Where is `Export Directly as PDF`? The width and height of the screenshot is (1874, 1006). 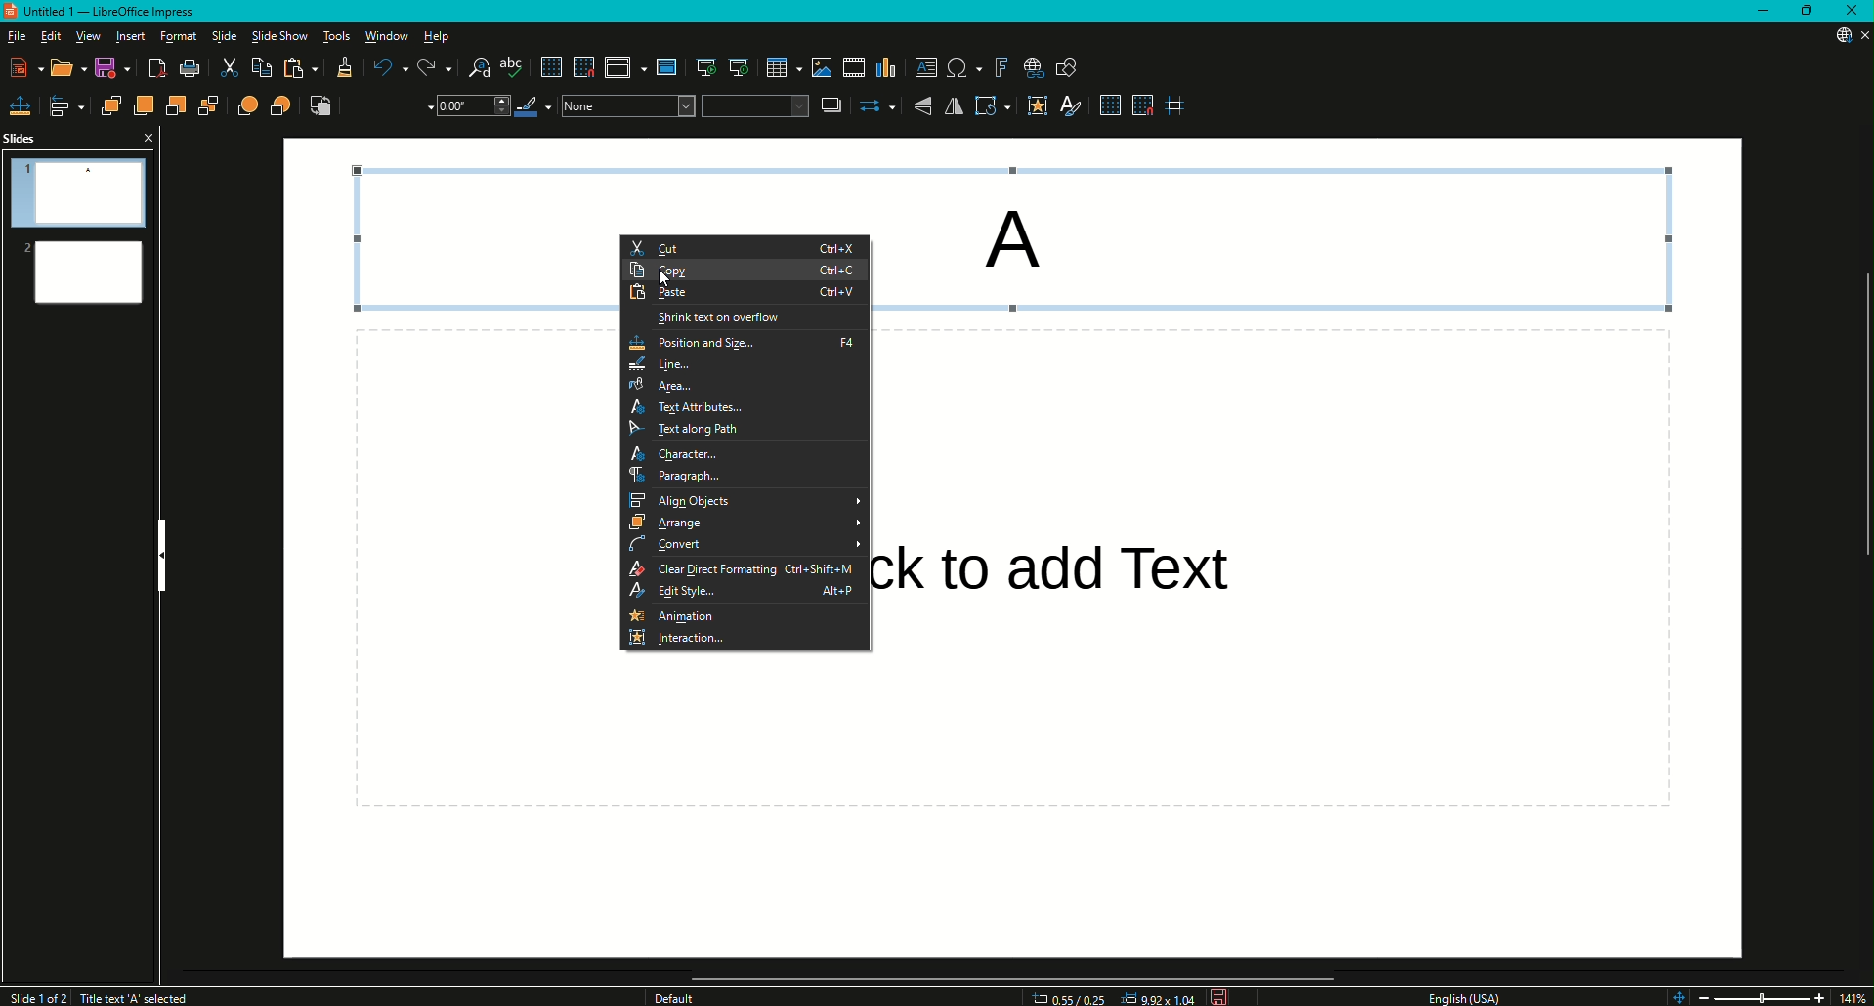 Export Directly as PDF is located at coordinates (156, 68).